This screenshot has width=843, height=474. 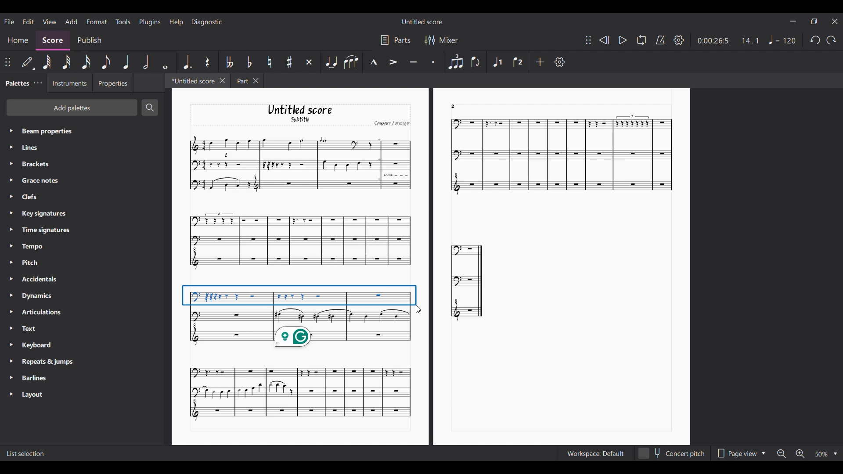 I want to click on > Beam properties, so click(x=42, y=131).